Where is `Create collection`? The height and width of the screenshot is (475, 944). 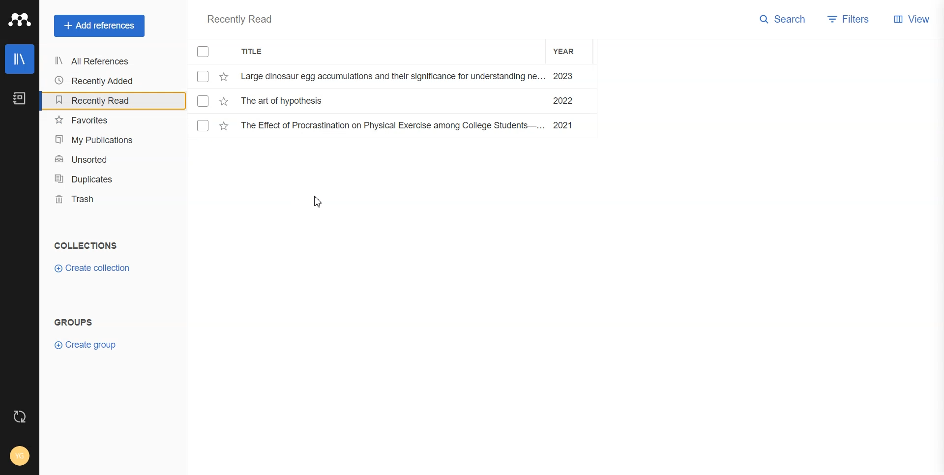
Create collection is located at coordinates (92, 268).